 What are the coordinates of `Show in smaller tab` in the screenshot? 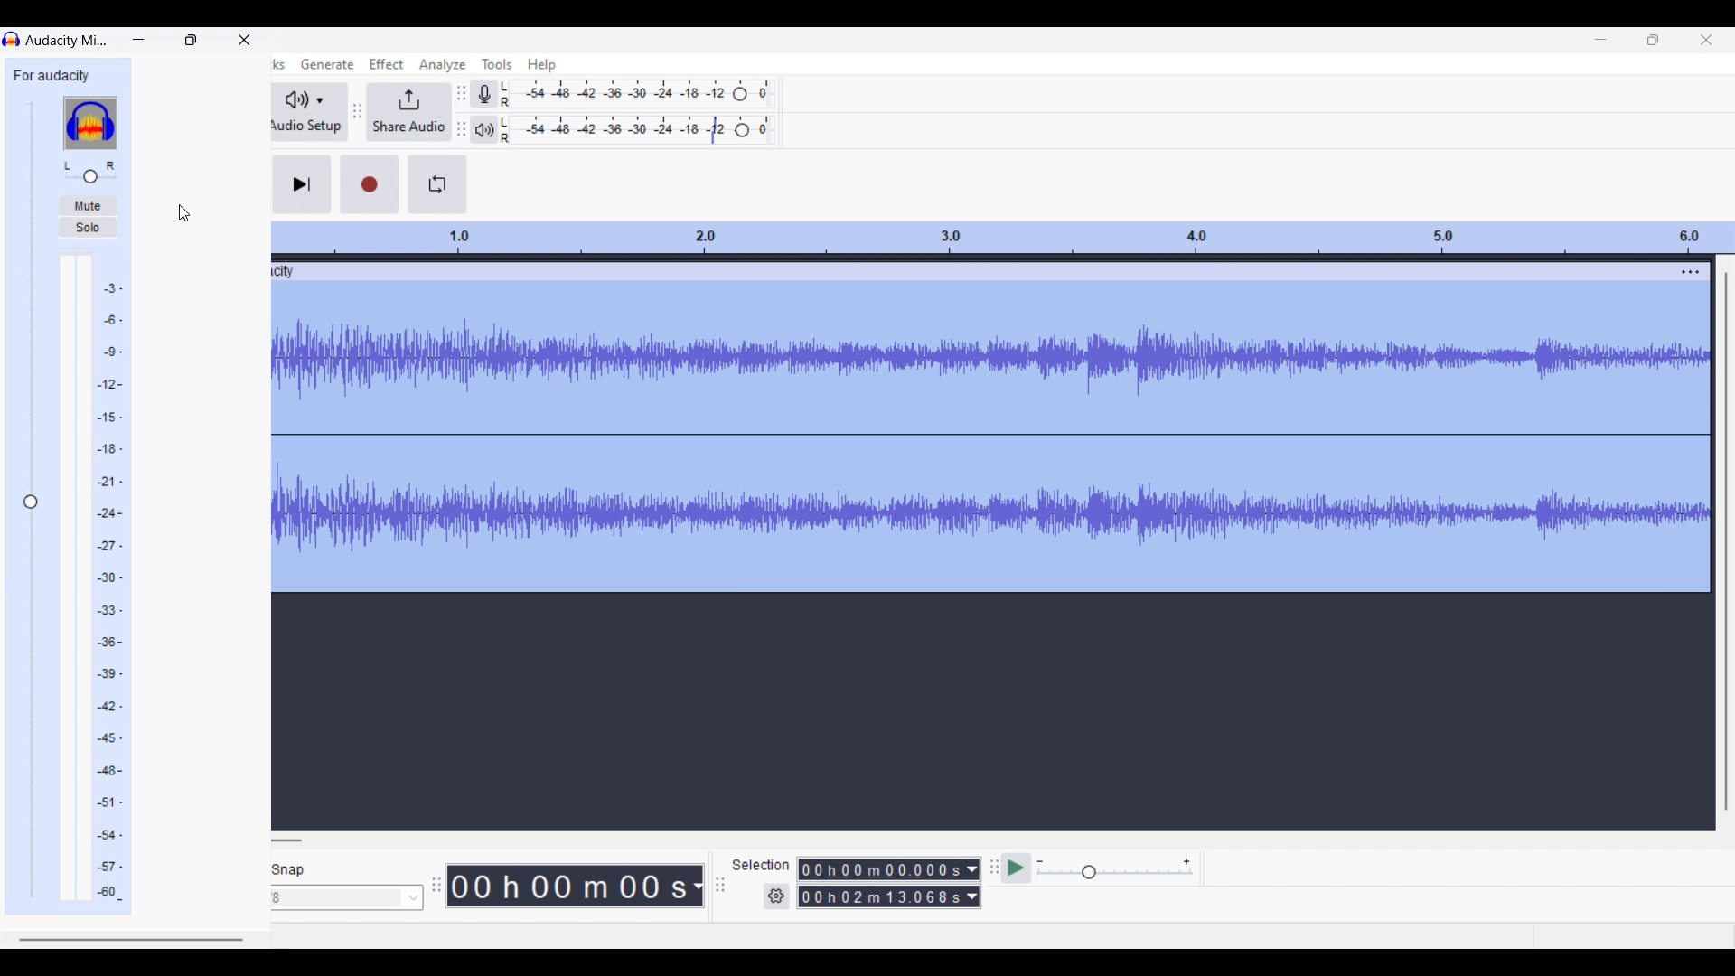 It's located at (191, 40).